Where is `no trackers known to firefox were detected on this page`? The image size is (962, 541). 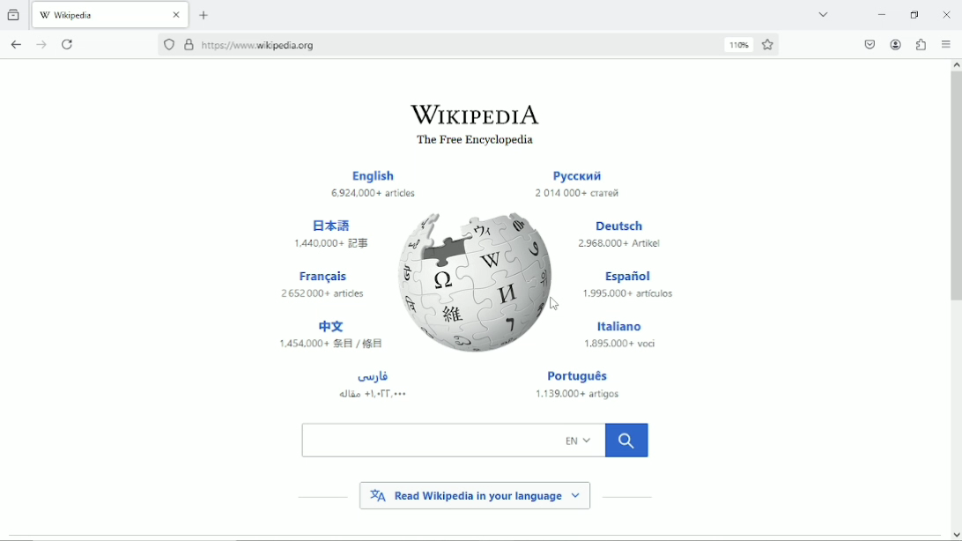
no trackers known to firefox were detected on this page is located at coordinates (168, 44).